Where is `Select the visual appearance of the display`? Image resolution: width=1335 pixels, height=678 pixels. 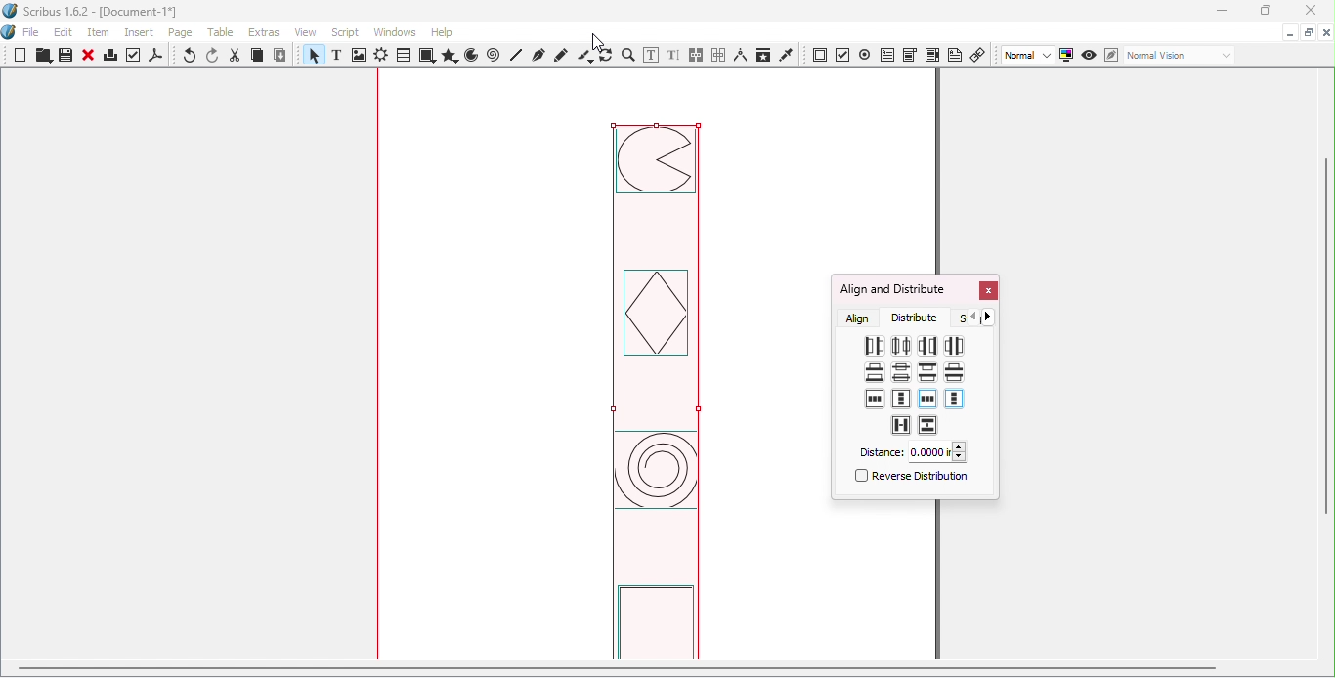 Select the visual appearance of the display is located at coordinates (1179, 56).